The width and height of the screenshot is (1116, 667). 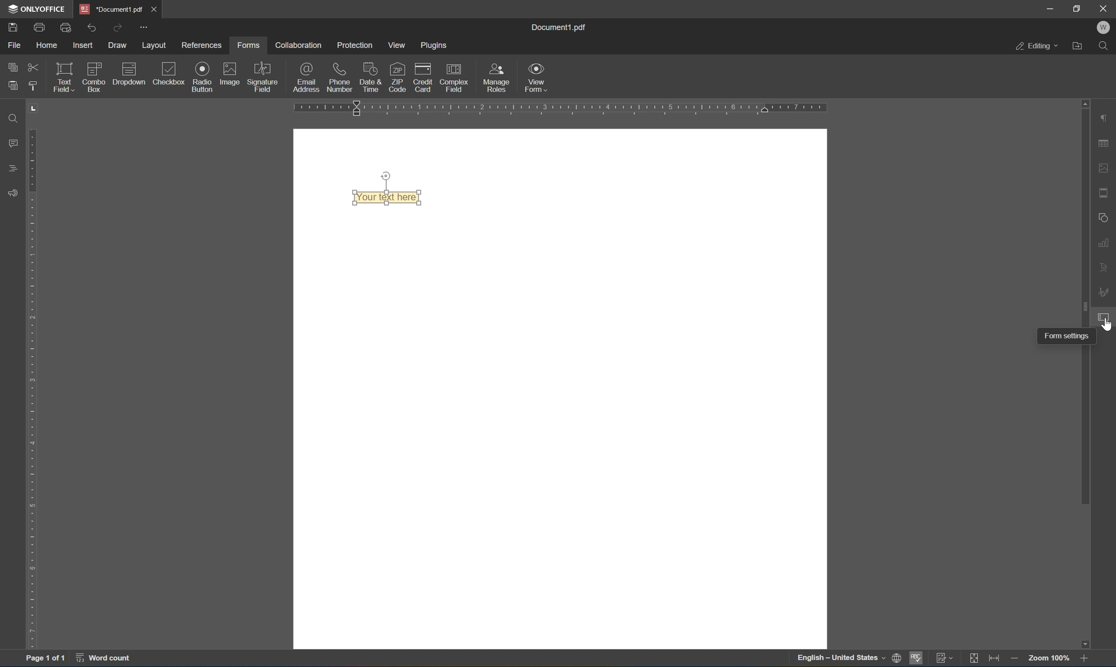 I want to click on form view, so click(x=535, y=76).